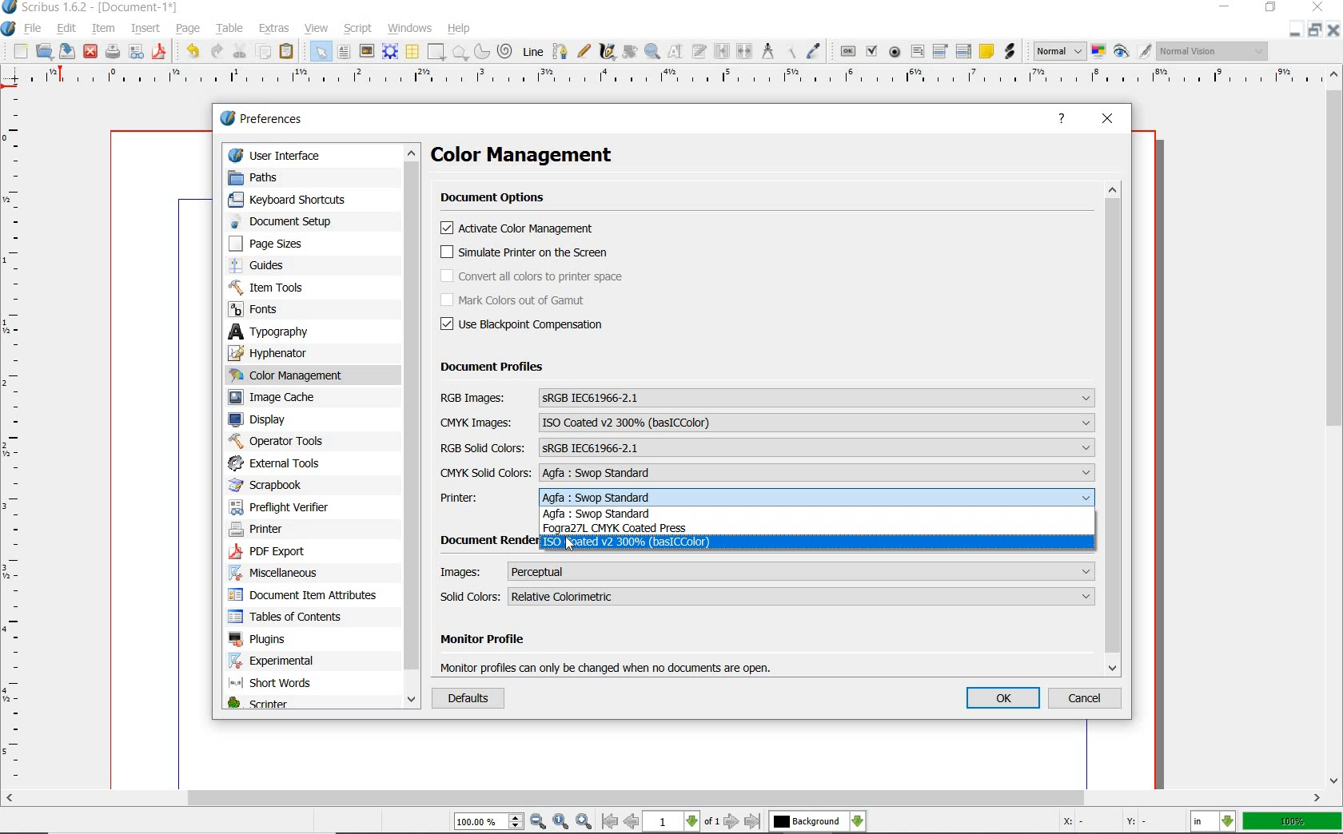 The image size is (1343, 834). I want to click on edit, so click(68, 28).